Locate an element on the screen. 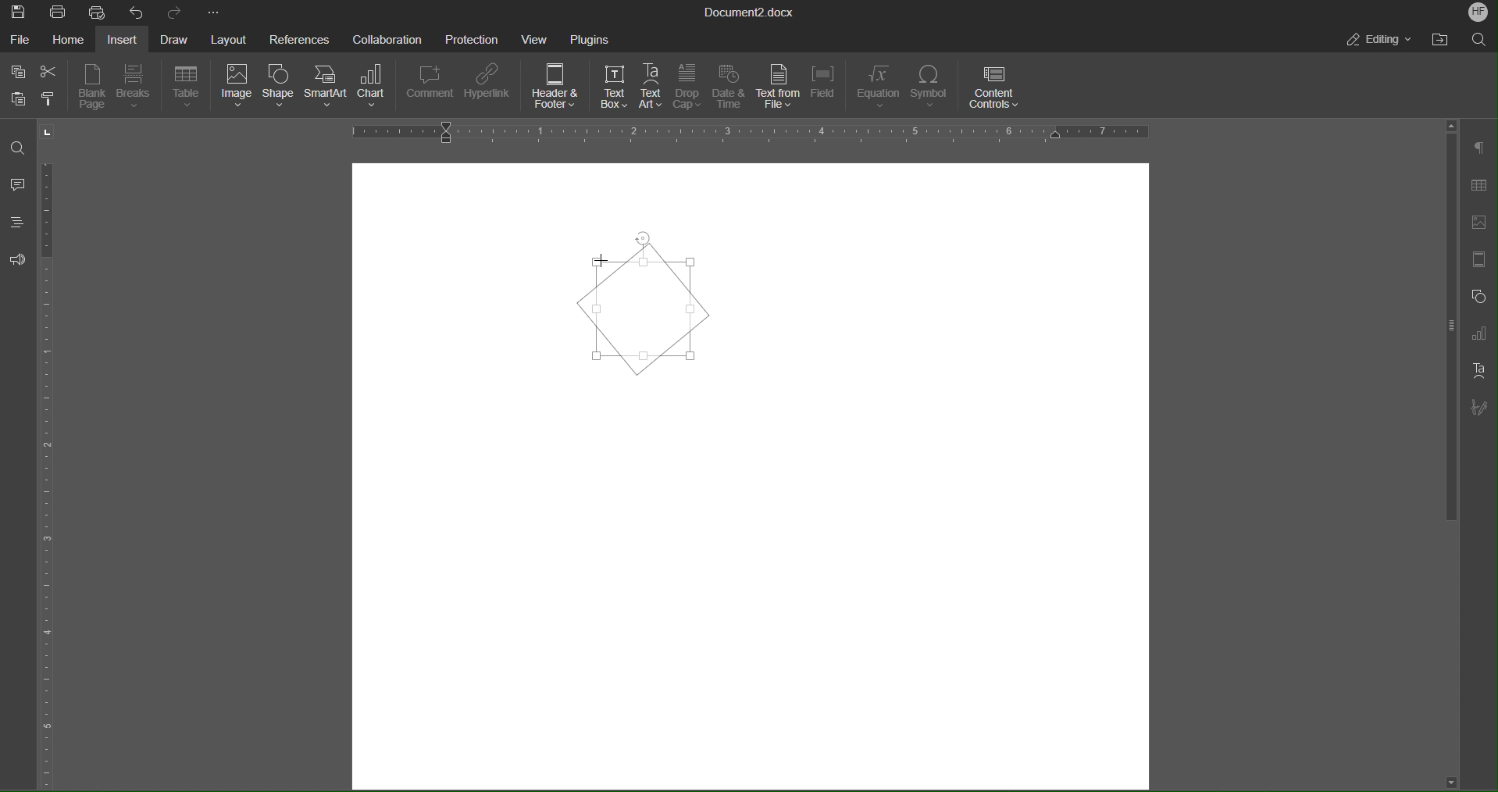 The height and width of the screenshot is (792, 1498). Signature is located at coordinates (1478, 408).